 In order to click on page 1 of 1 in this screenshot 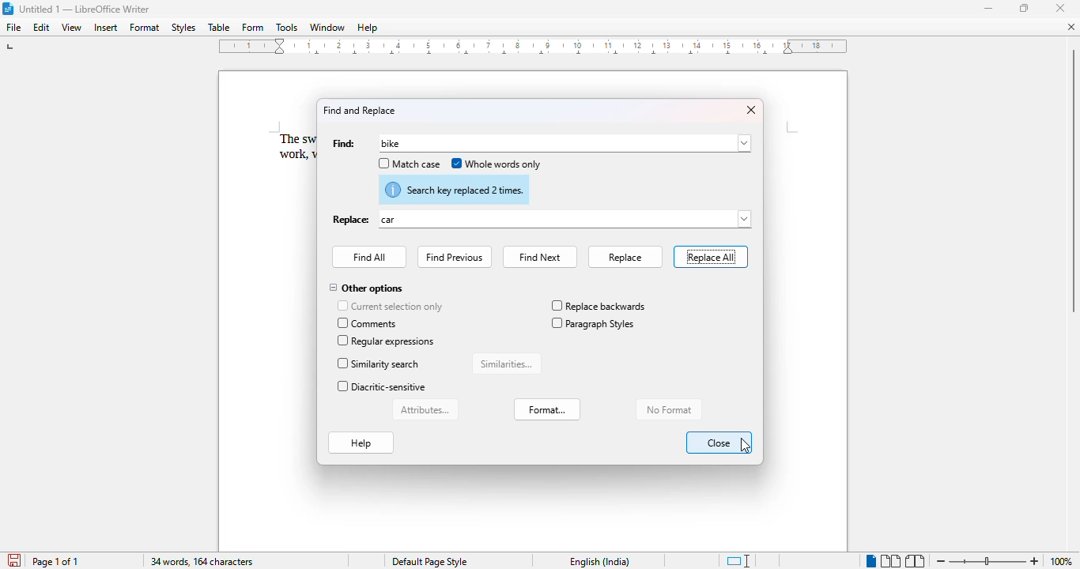, I will do `click(55, 561)`.